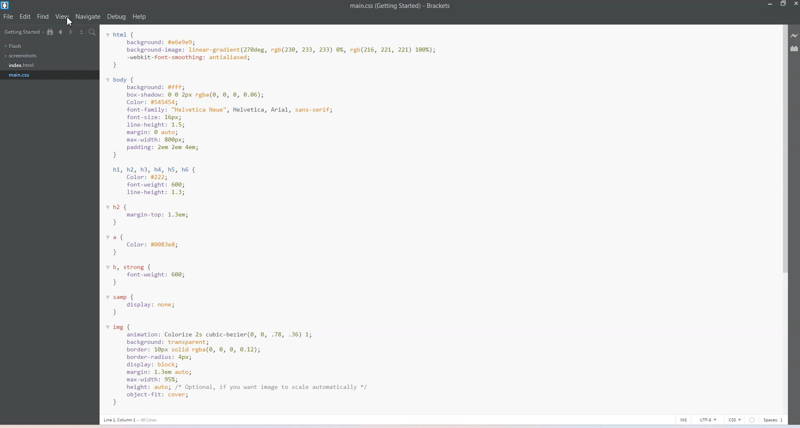  Describe the element at coordinates (735, 420) in the screenshot. I see `CSS` at that location.